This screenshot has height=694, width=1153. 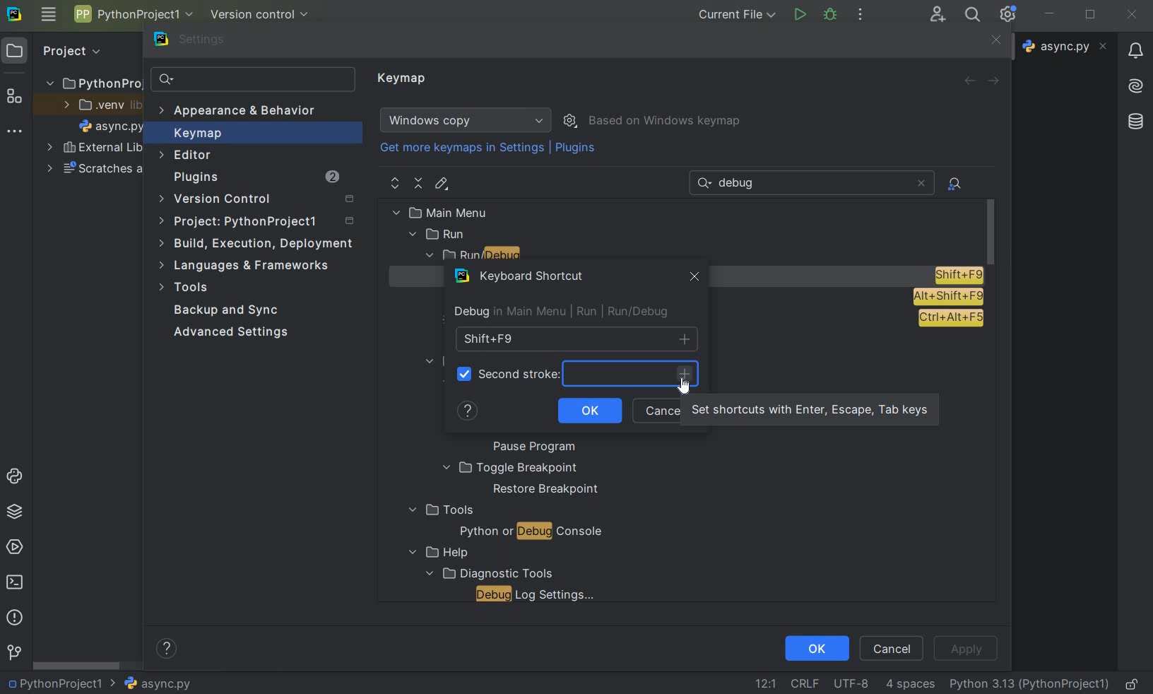 What do you see at coordinates (692, 278) in the screenshot?
I see `close` at bounding box center [692, 278].